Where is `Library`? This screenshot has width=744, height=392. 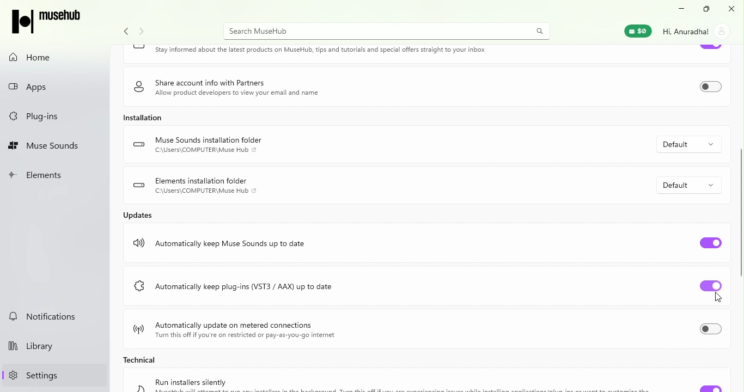
Library is located at coordinates (56, 347).